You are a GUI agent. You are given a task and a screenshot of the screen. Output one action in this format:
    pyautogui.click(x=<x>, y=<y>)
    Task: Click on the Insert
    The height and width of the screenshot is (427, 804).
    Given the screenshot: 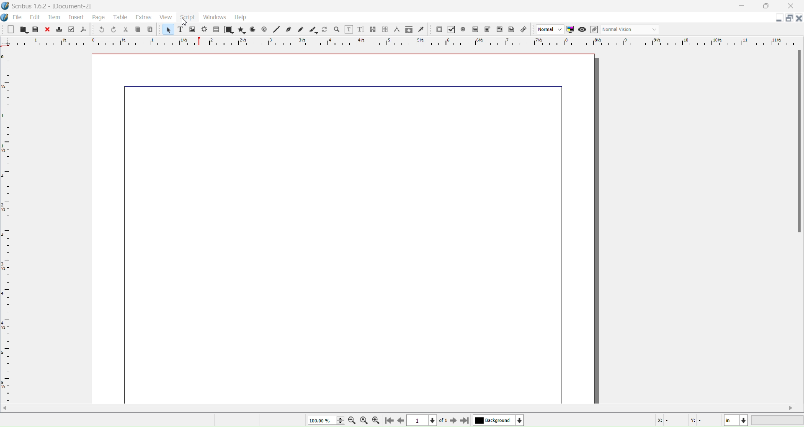 What is the action you would take?
    pyautogui.click(x=76, y=18)
    